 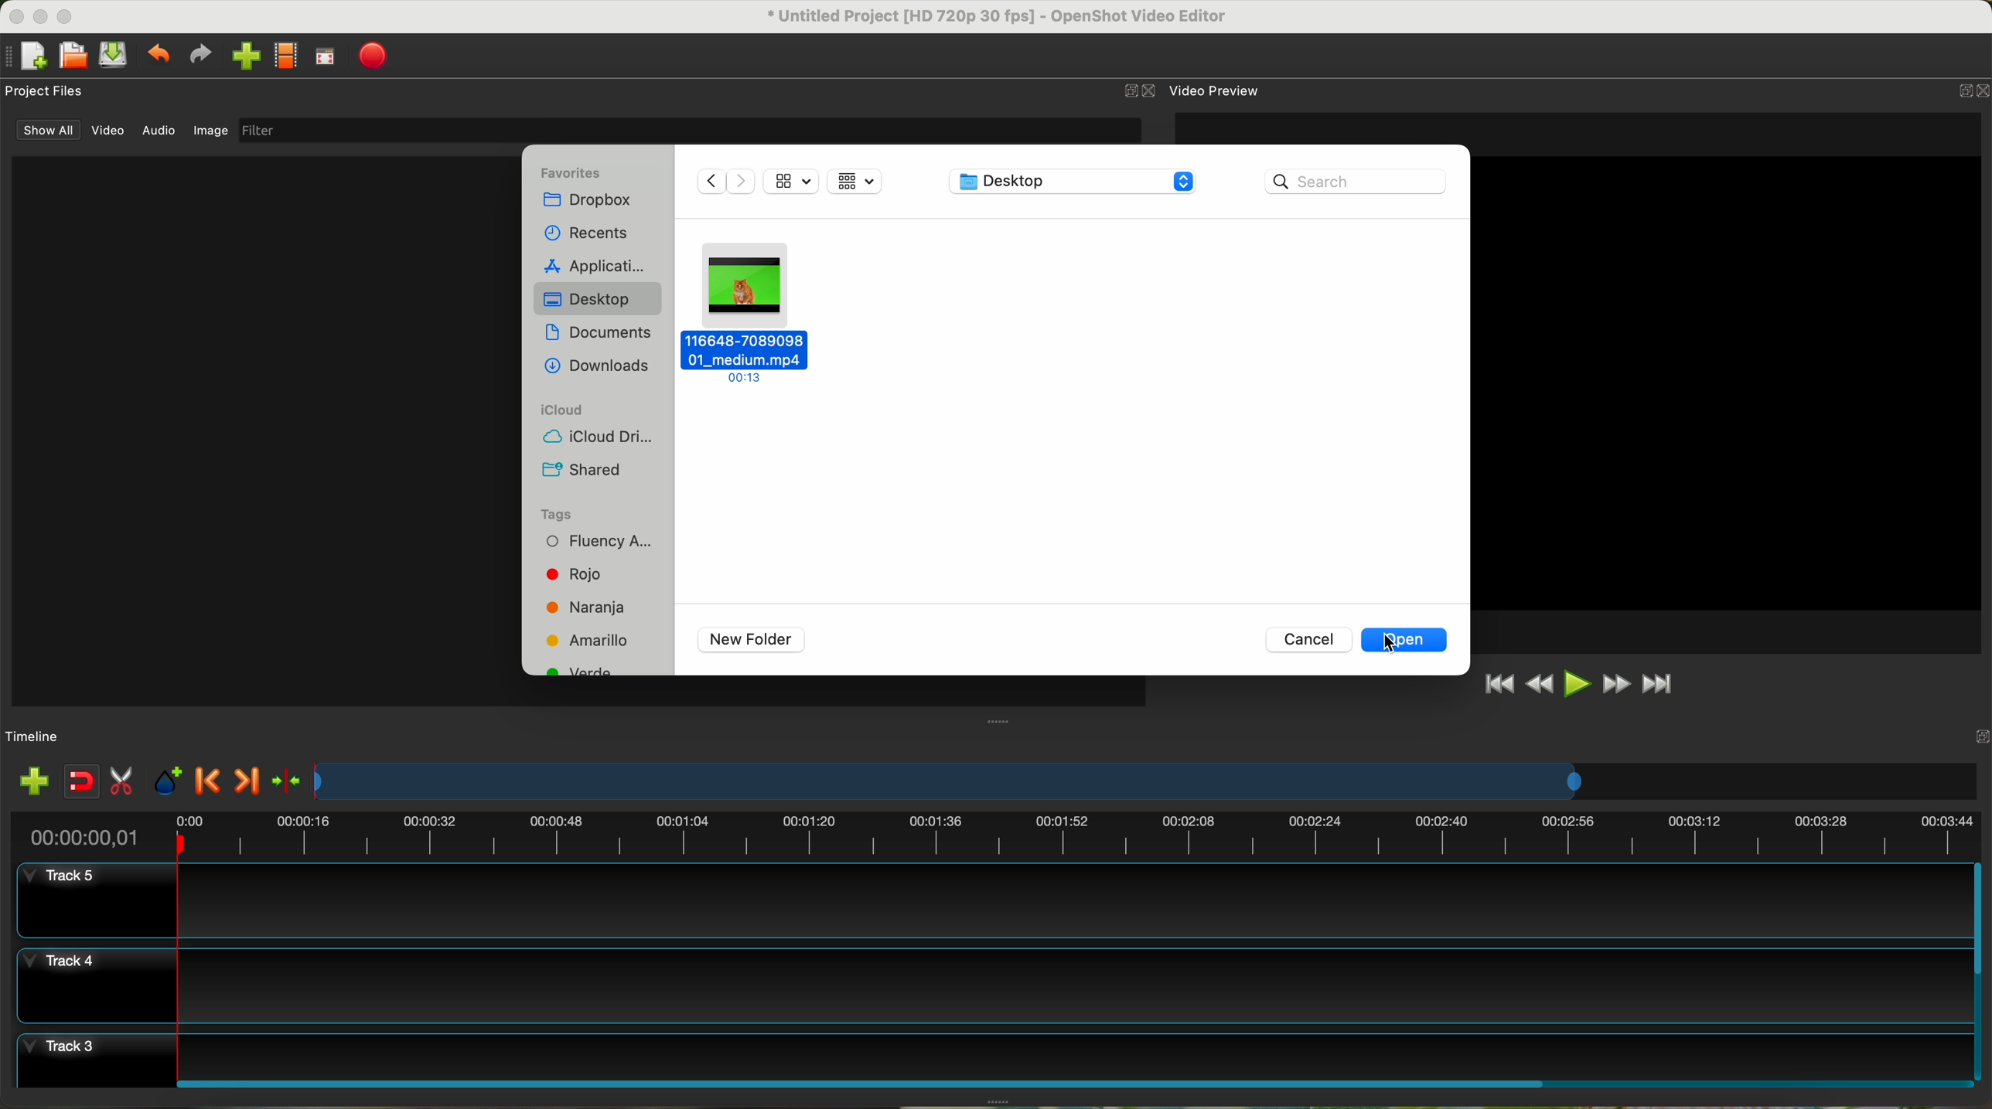 I want to click on rewind, so click(x=1541, y=685).